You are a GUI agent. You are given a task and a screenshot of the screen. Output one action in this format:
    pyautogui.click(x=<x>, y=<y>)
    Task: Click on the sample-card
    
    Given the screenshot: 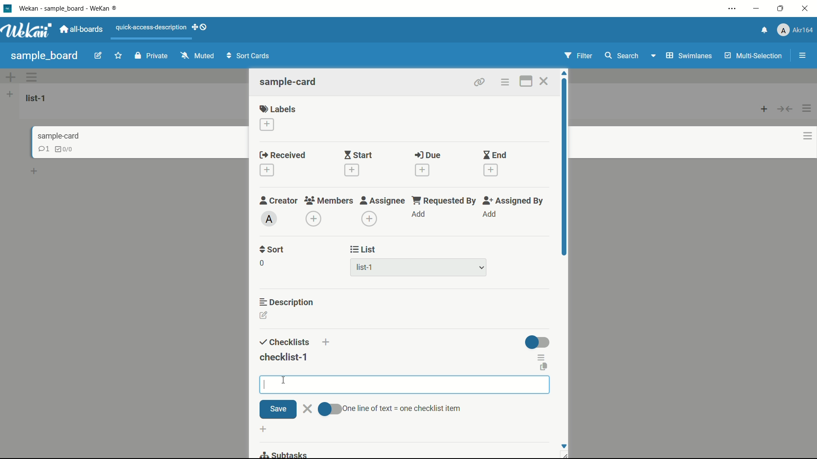 What is the action you would take?
    pyautogui.click(x=60, y=134)
    